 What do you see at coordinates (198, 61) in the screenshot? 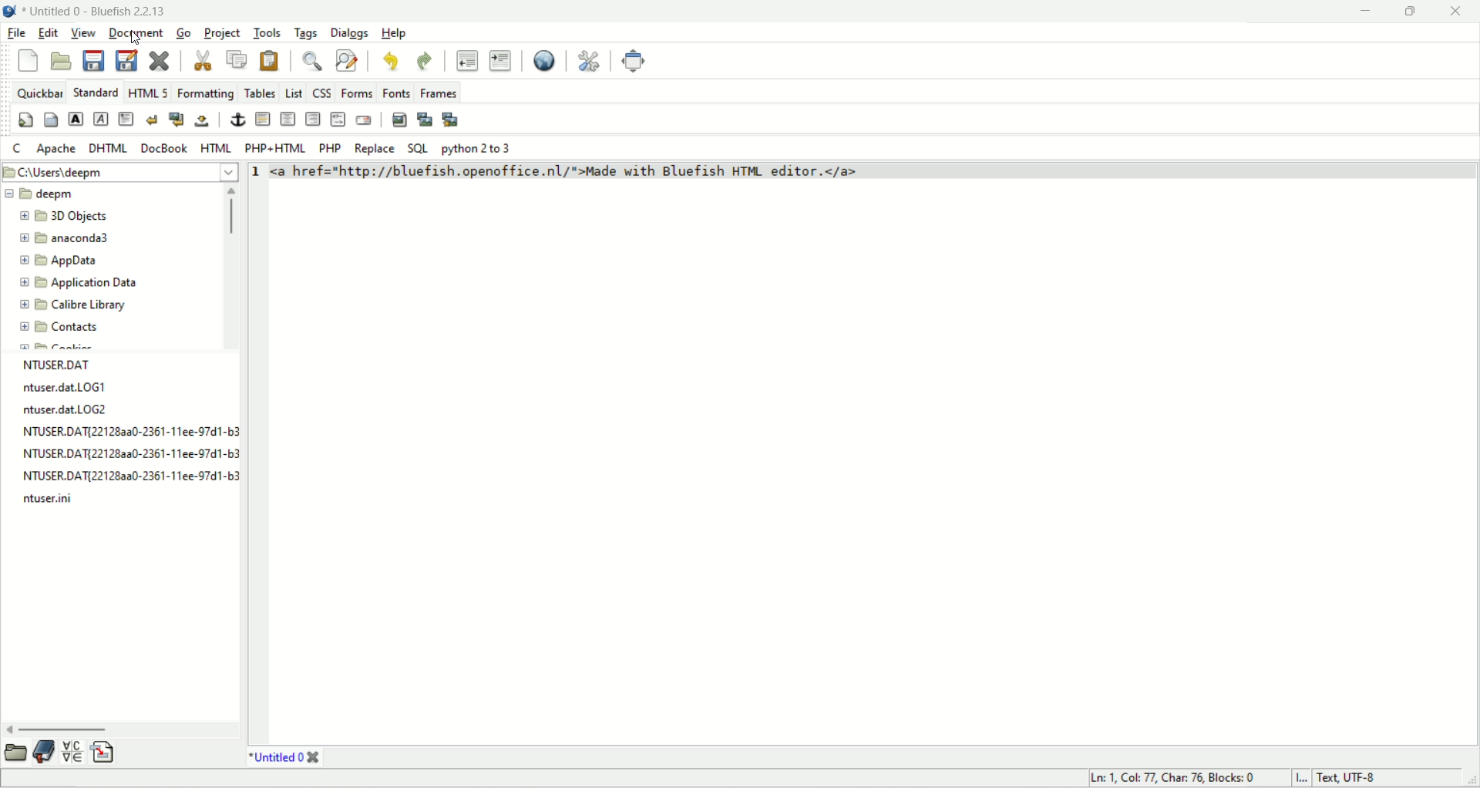
I see `cut` at bounding box center [198, 61].